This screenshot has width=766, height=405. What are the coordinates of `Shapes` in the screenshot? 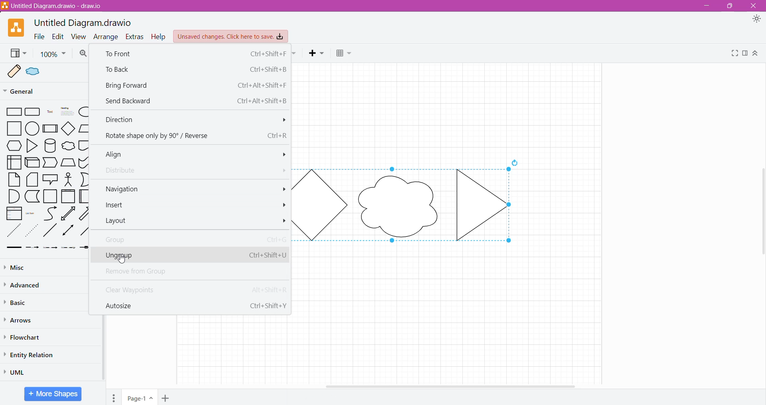 It's located at (46, 178).